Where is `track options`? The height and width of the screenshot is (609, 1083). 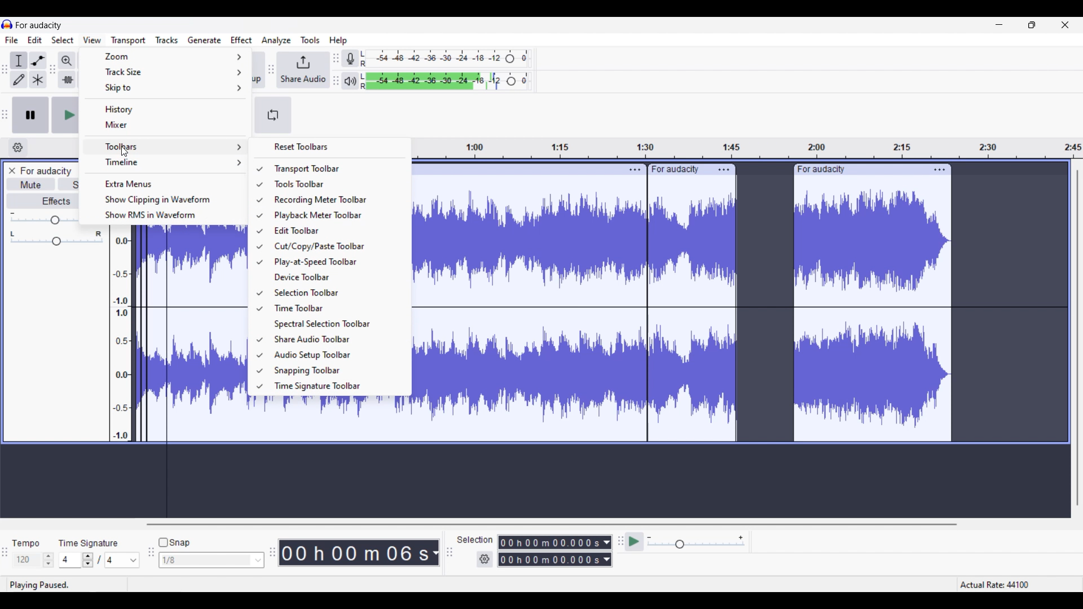
track options is located at coordinates (939, 169).